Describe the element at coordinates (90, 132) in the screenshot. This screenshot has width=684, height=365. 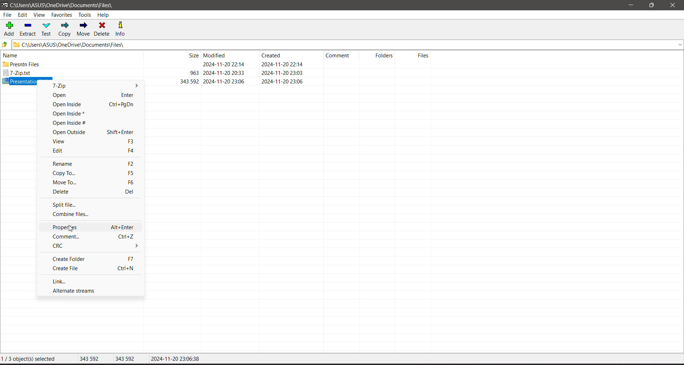
I see `Open Outside` at that location.